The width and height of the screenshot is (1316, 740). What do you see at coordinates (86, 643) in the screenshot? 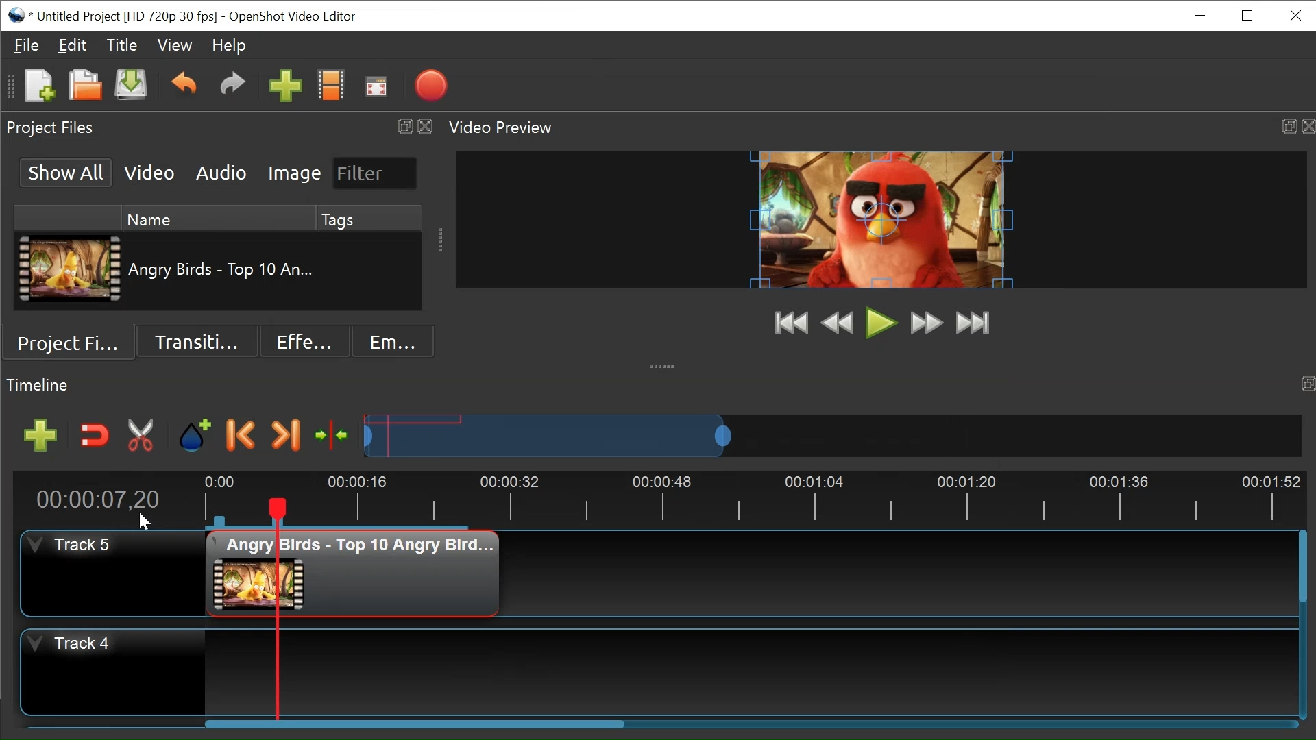
I see `Track Header` at bounding box center [86, 643].